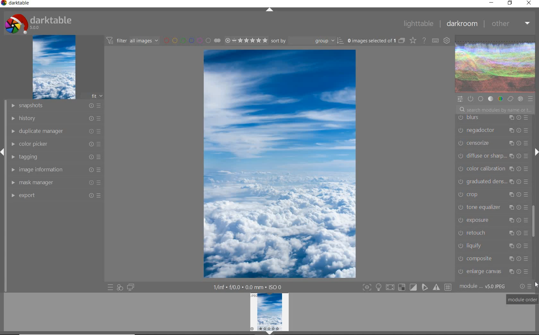  What do you see at coordinates (56, 106) in the screenshot?
I see `SNAPSHOTS` at bounding box center [56, 106].